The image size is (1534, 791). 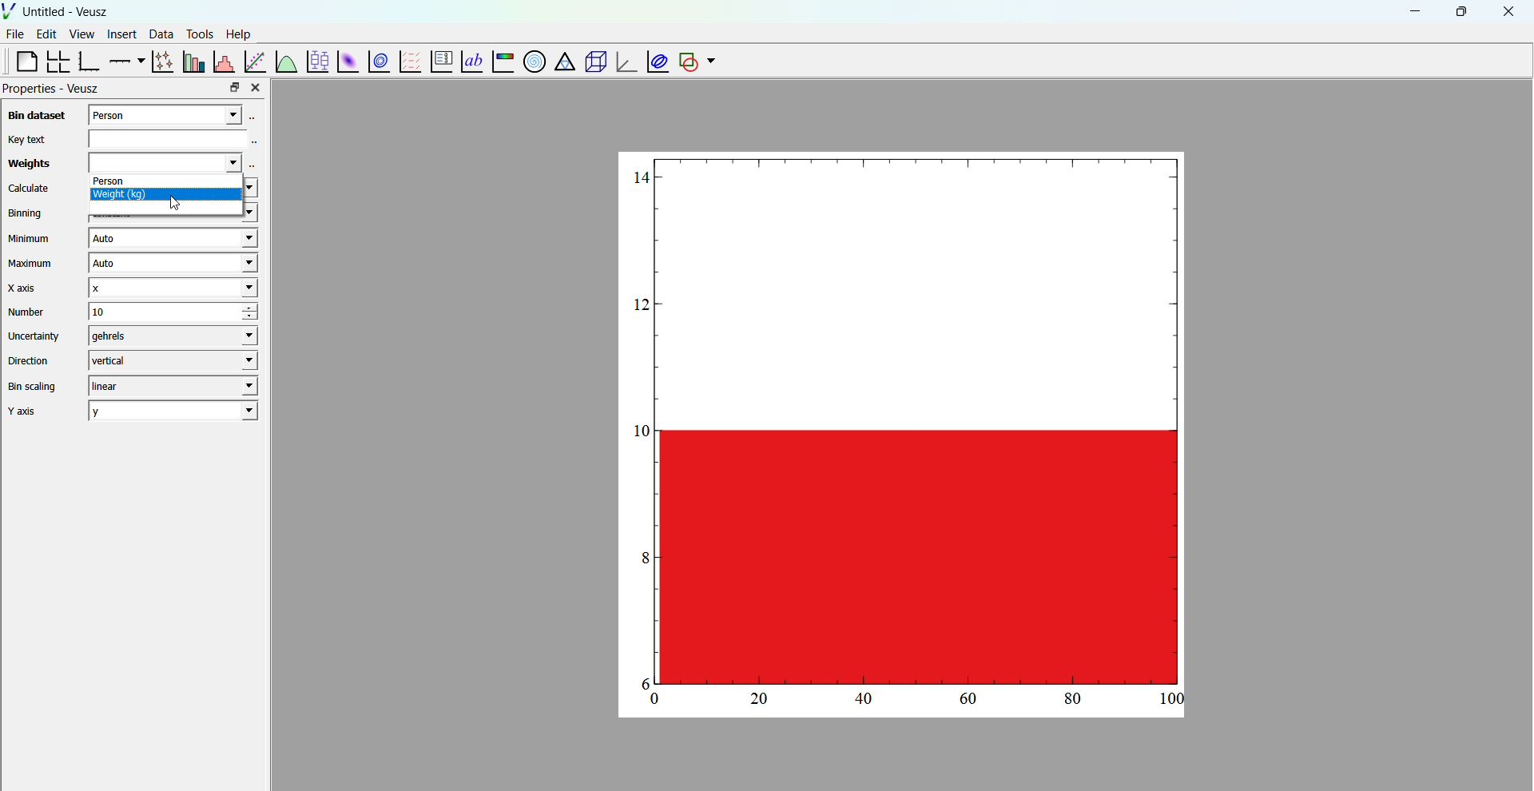 I want to click on close, so click(x=1509, y=12).